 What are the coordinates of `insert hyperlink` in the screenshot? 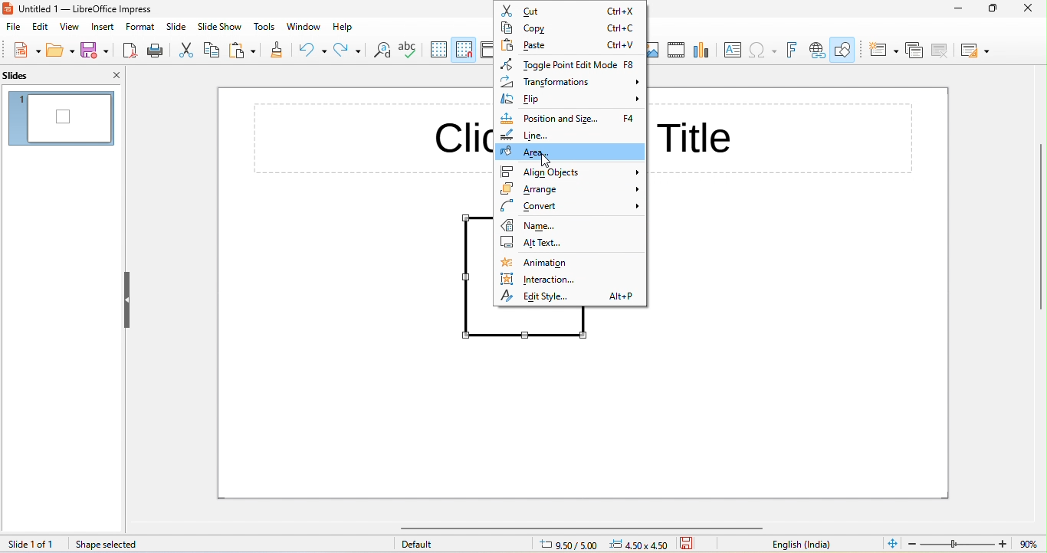 It's located at (816, 51).